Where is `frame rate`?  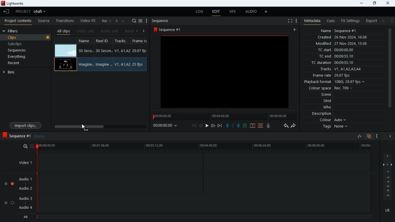 frame rate is located at coordinates (331, 76).